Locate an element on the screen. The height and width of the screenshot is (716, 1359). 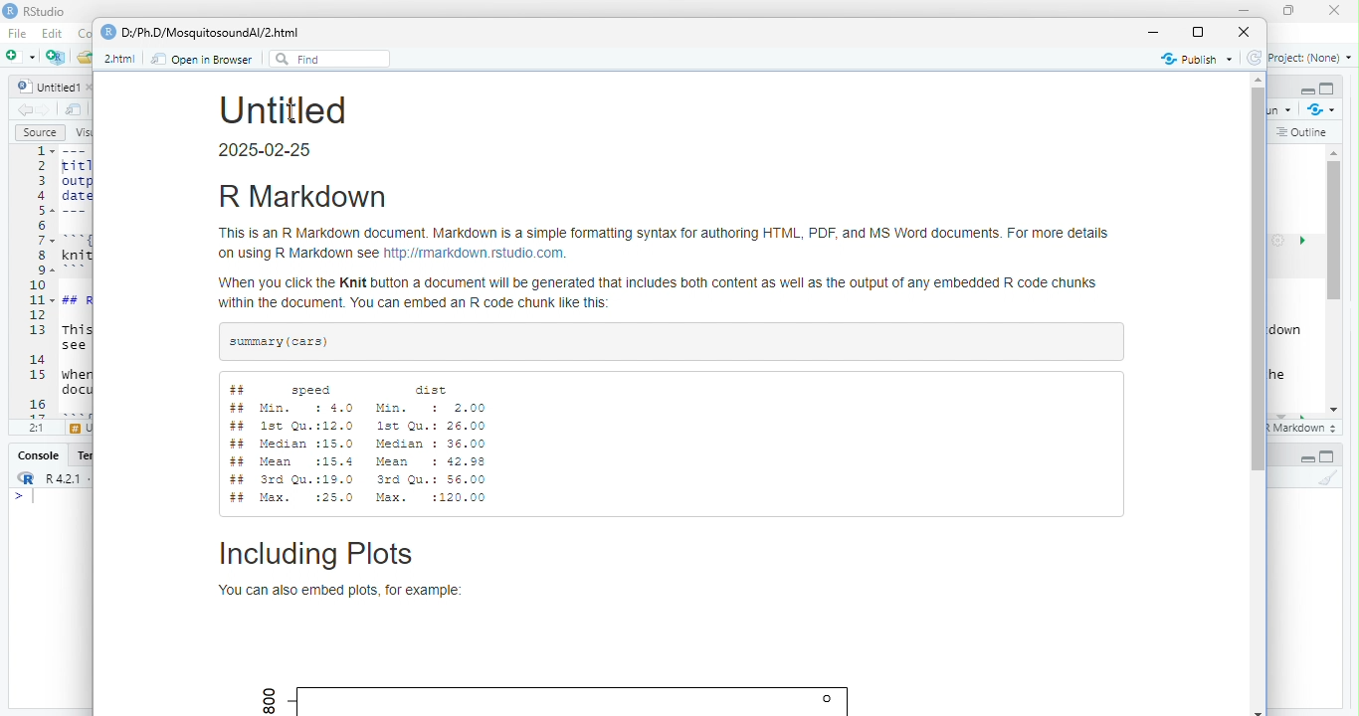
logo is located at coordinates (108, 32).